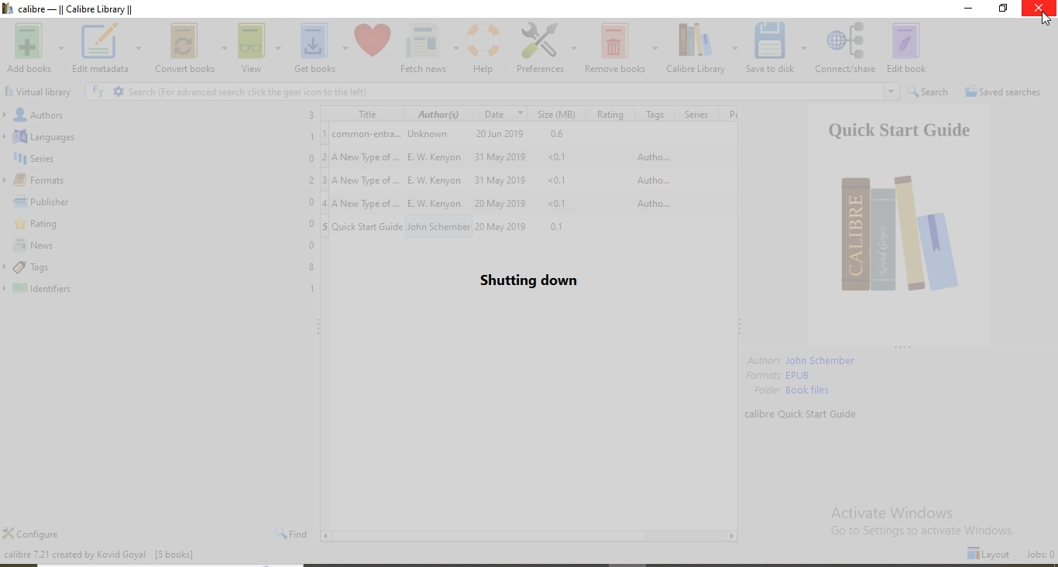 Image resolution: width=1058 pixels, height=567 pixels. What do you see at coordinates (780, 375) in the screenshot?
I see `Formats EPUB` at bounding box center [780, 375].